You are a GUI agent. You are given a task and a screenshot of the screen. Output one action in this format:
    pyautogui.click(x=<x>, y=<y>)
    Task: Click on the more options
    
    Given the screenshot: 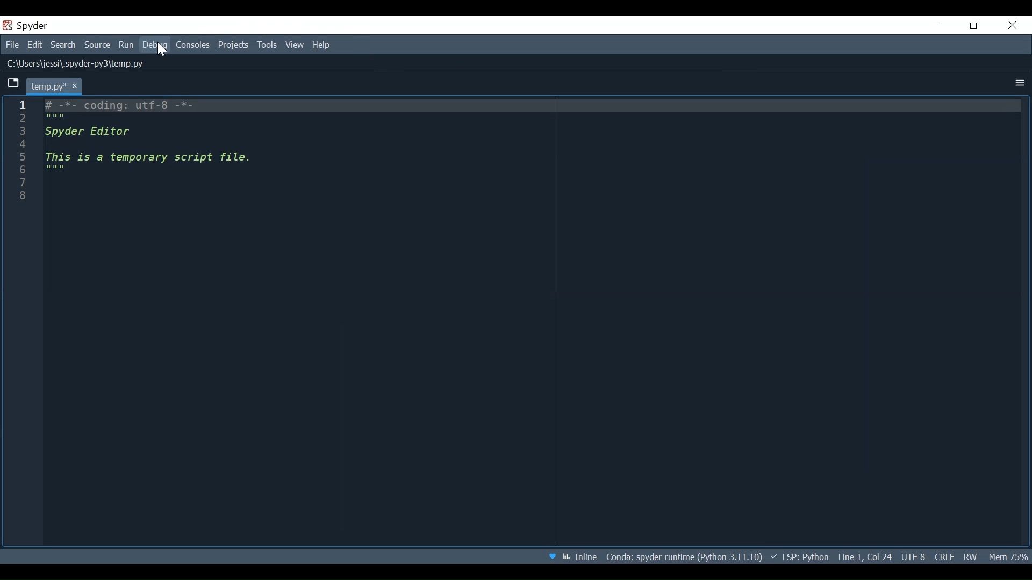 What is the action you would take?
    pyautogui.click(x=1017, y=83)
    